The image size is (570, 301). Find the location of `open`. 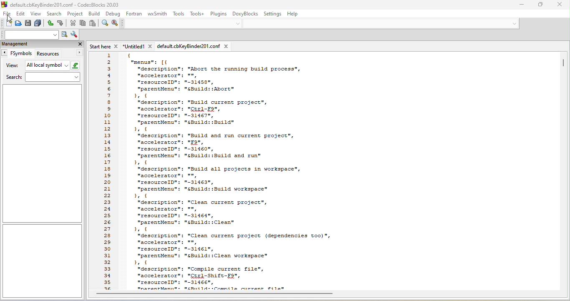

open is located at coordinates (18, 23).